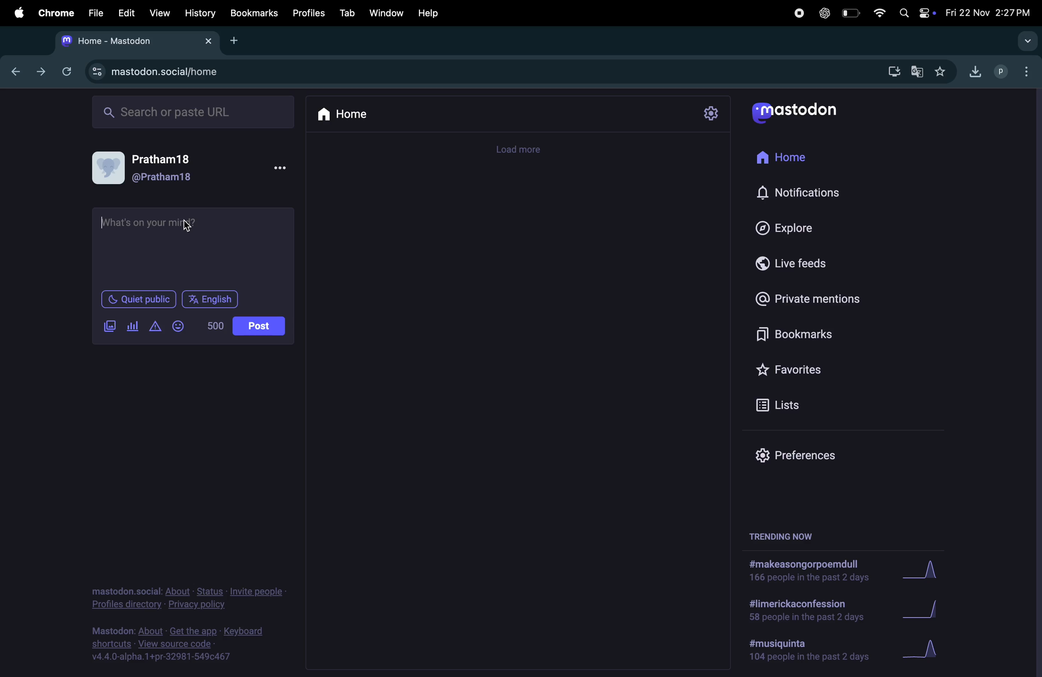 The image size is (1042, 677). Describe the element at coordinates (825, 370) in the screenshot. I see `favorites` at that location.